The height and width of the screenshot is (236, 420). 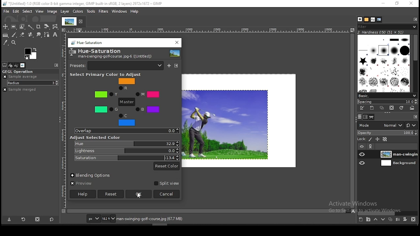 What do you see at coordinates (208, 30) in the screenshot?
I see `horizontal scale` at bounding box center [208, 30].